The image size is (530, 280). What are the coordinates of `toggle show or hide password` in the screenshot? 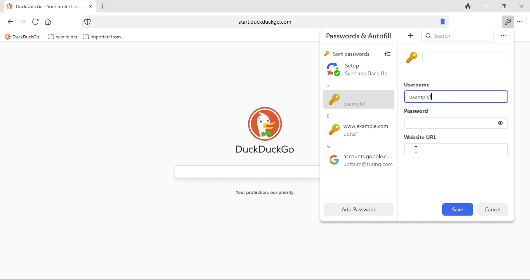 It's located at (500, 123).